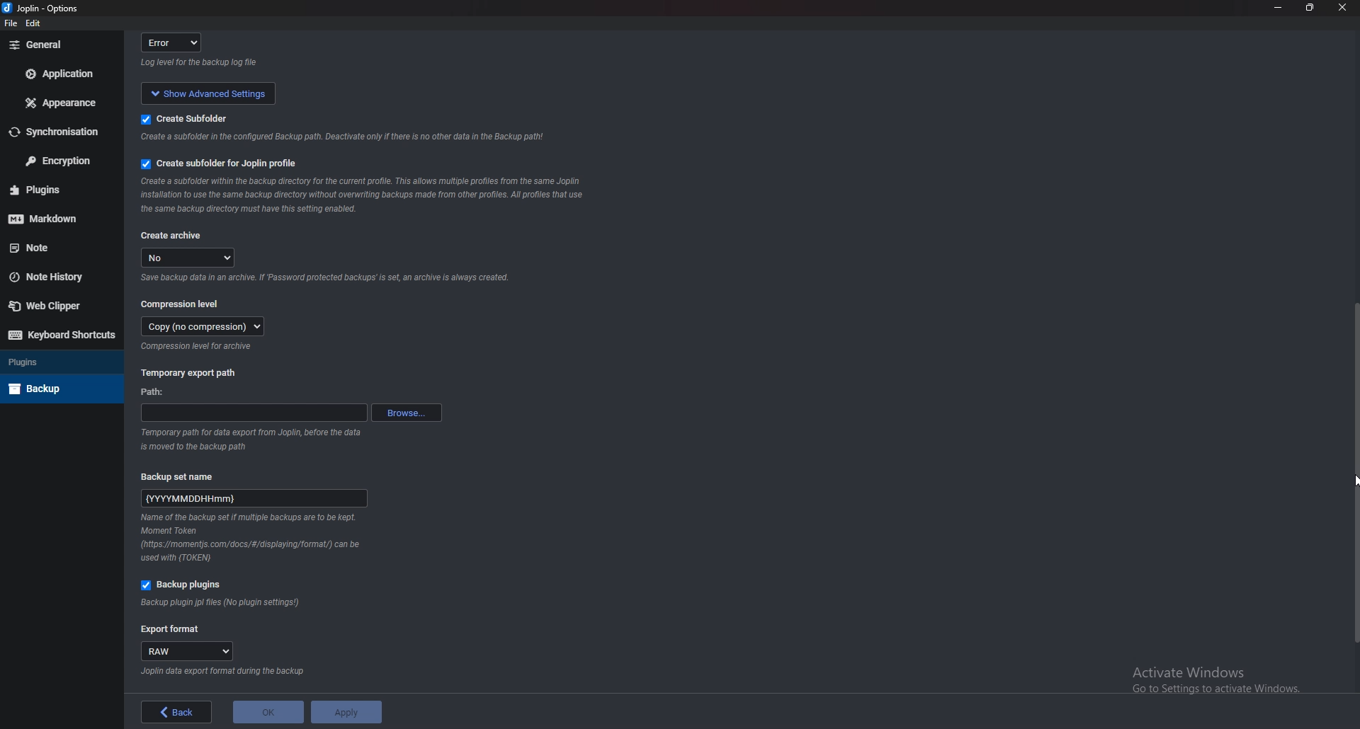 The width and height of the screenshot is (1360, 729). I want to click on Application, so click(62, 74).